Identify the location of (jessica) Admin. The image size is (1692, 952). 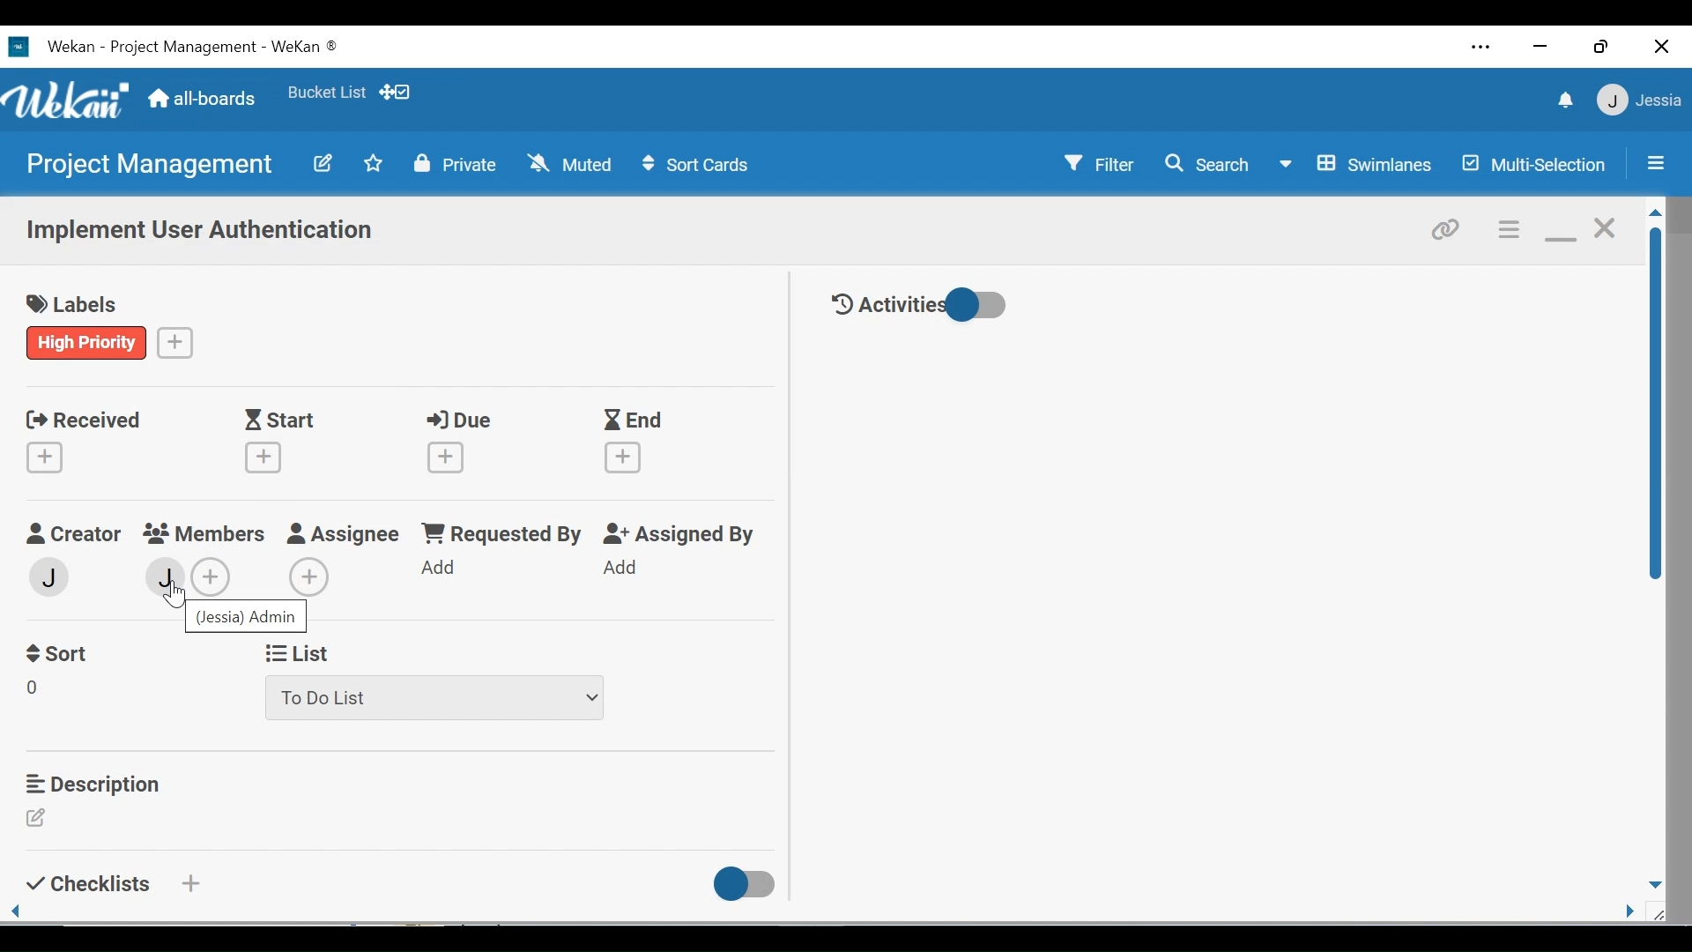
(249, 617).